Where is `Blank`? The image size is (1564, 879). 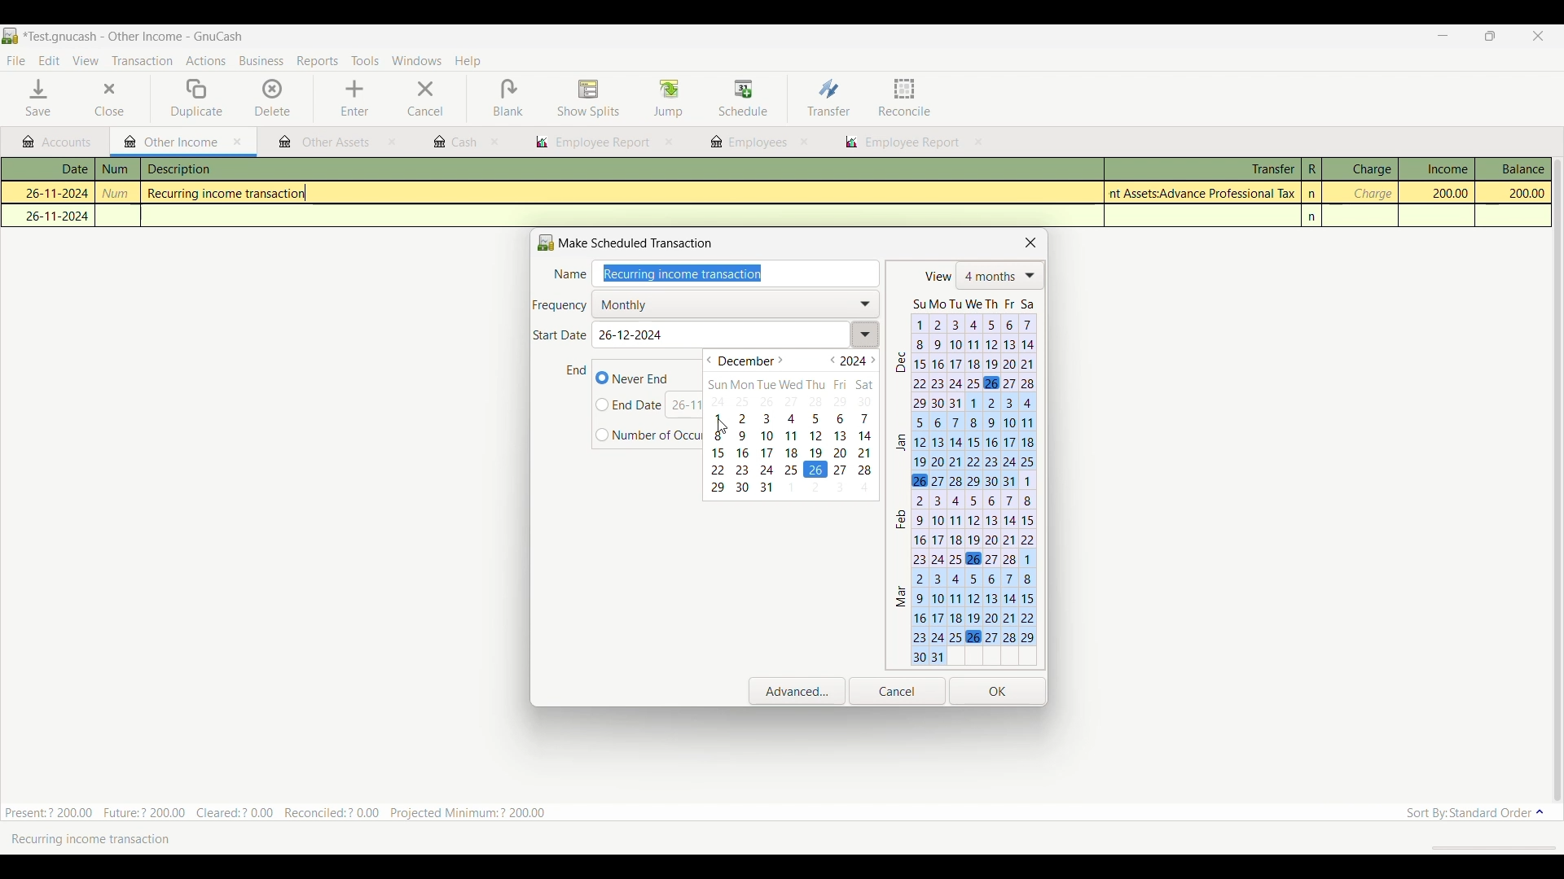 Blank is located at coordinates (507, 98).